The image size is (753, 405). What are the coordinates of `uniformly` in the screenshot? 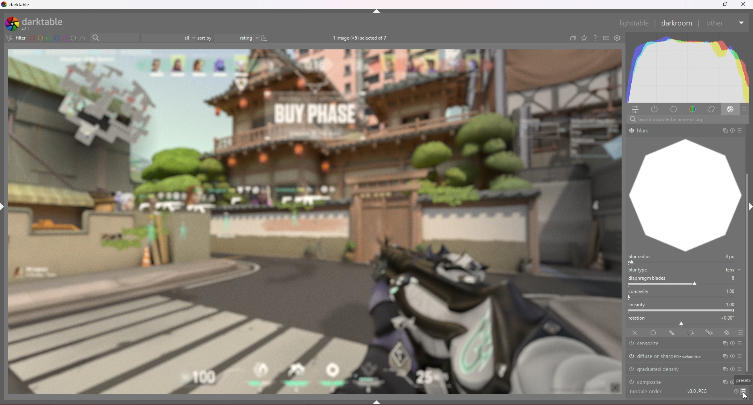 It's located at (653, 333).